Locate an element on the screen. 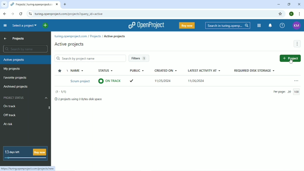  Reload this page is located at coordinates (21, 14).